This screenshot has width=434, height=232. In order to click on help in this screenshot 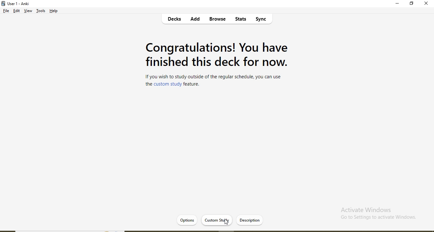, I will do `click(54, 11)`.